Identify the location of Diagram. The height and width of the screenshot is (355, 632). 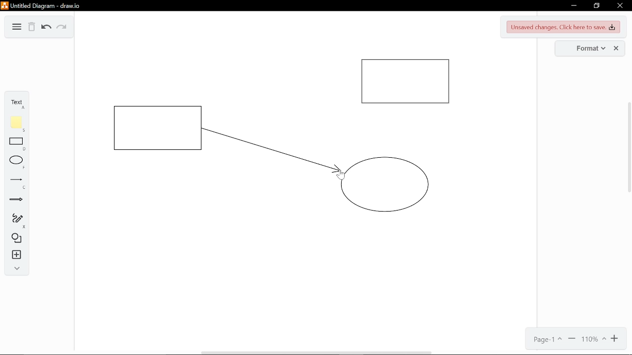
(16, 28).